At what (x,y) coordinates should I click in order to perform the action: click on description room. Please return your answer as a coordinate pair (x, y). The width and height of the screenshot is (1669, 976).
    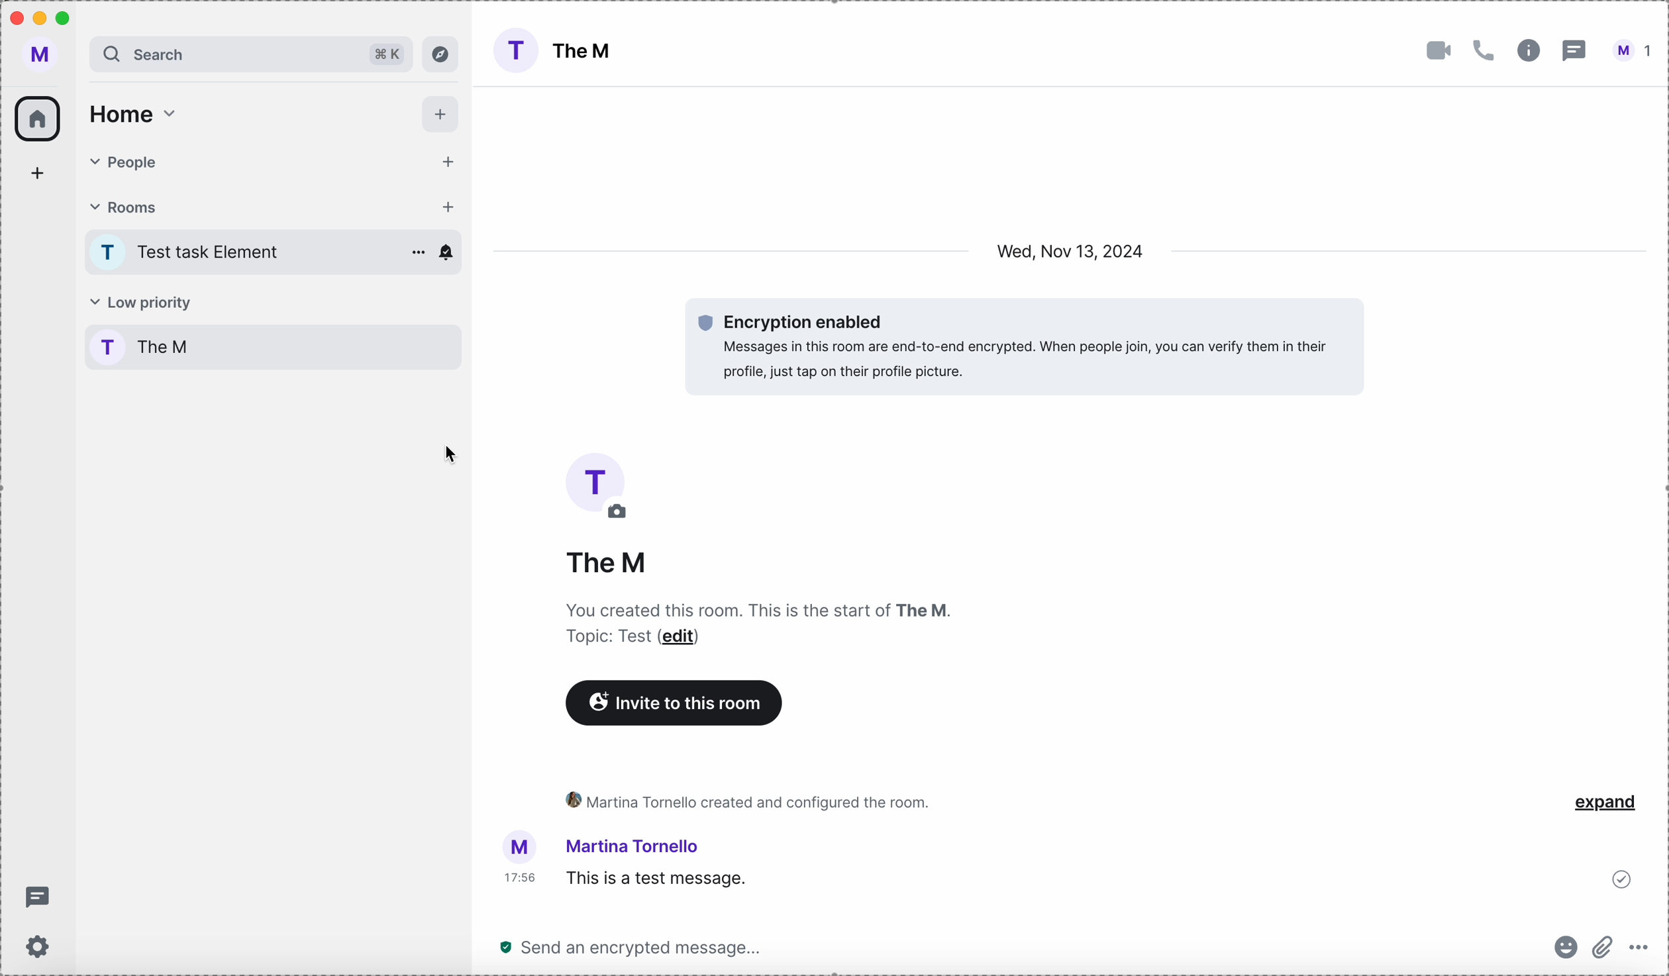
    Looking at the image, I should click on (756, 608).